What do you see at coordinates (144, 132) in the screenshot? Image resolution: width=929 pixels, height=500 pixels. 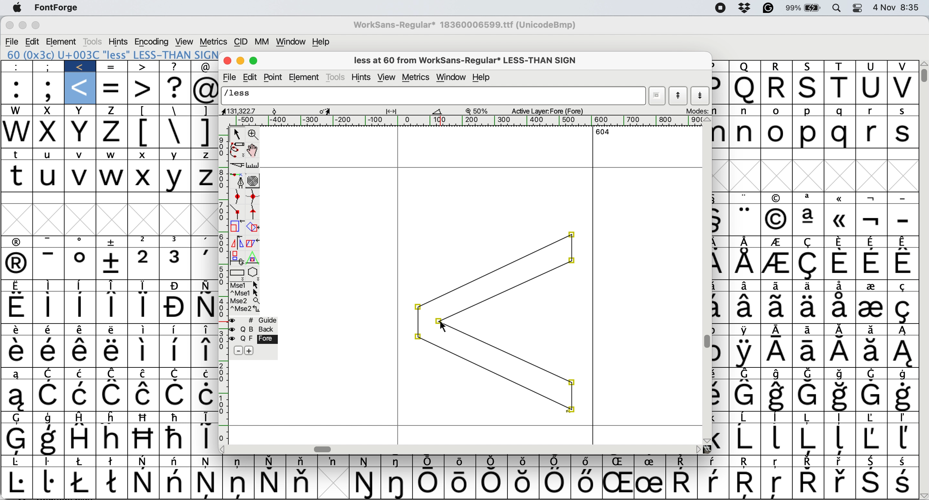 I see `[` at bounding box center [144, 132].